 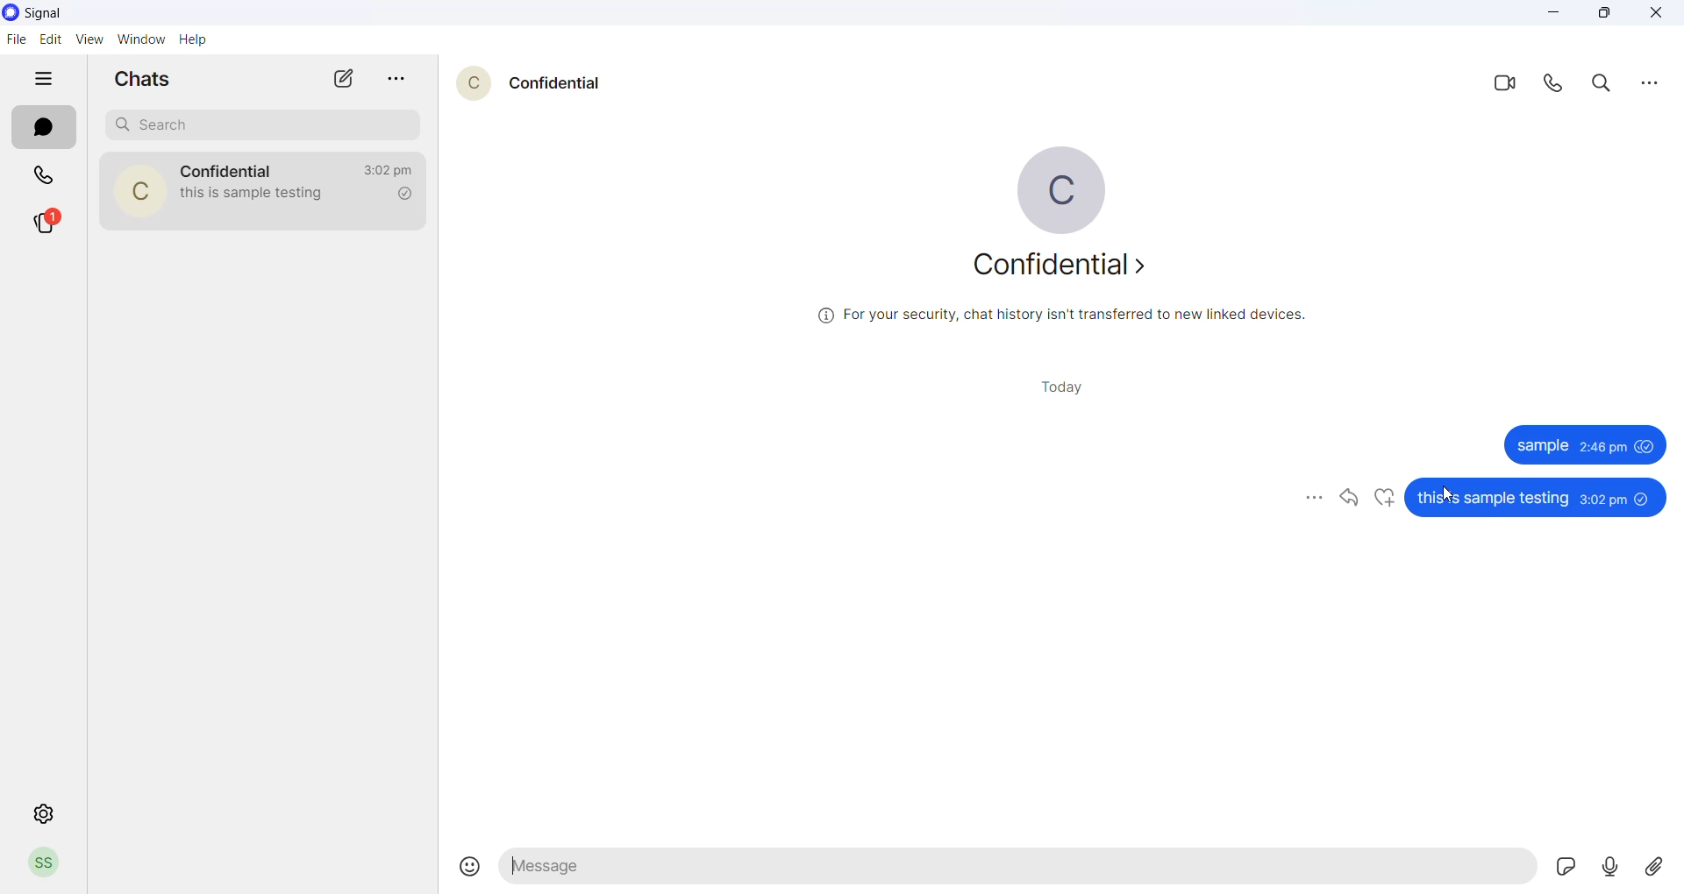 What do you see at coordinates (260, 124) in the screenshot?
I see `search box` at bounding box center [260, 124].